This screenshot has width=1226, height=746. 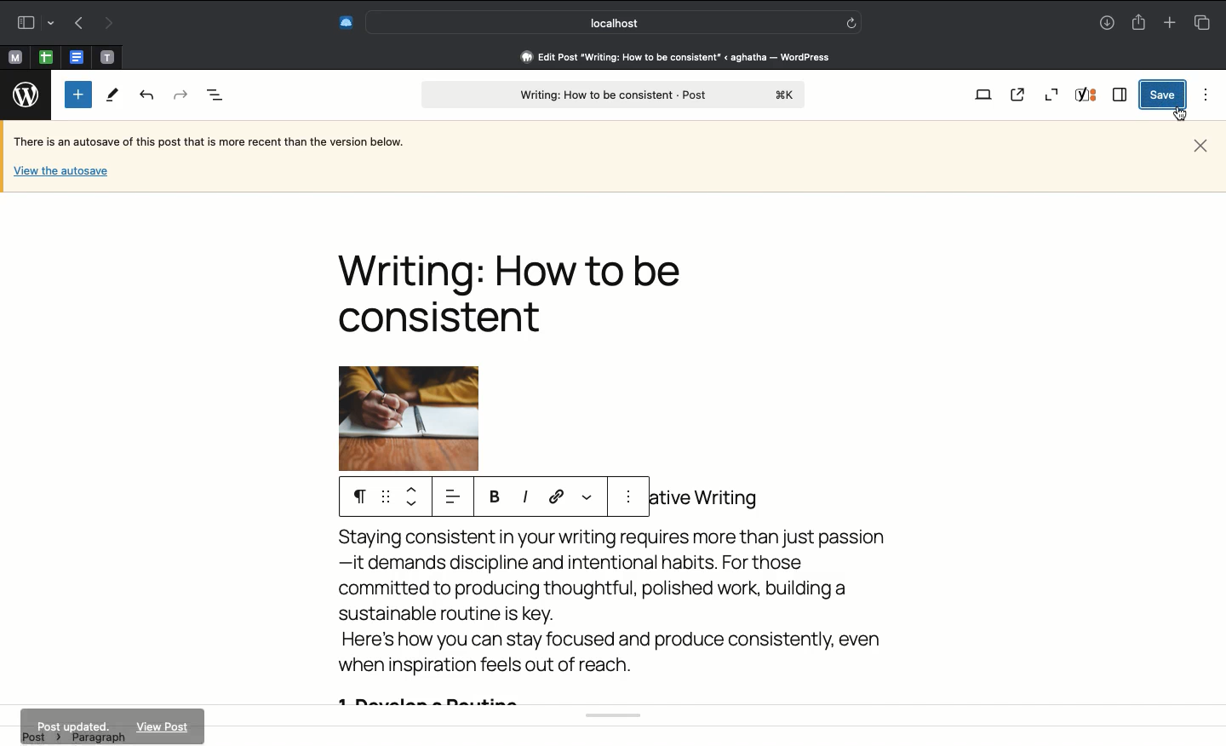 What do you see at coordinates (14, 55) in the screenshot?
I see `pinned tab` at bounding box center [14, 55].